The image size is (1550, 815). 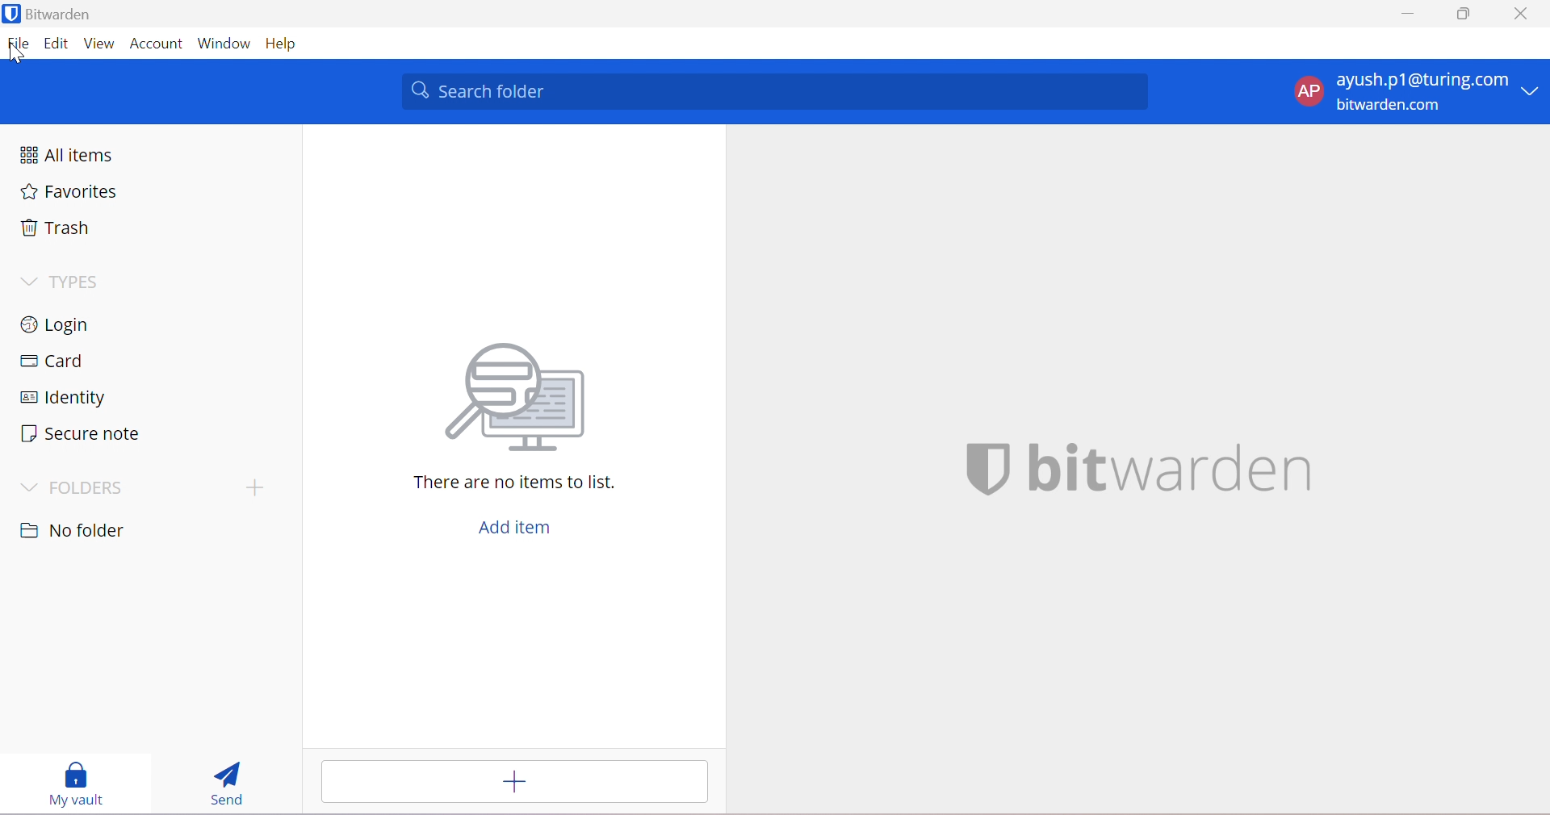 What do you see at coordinates (56, 227) in the screenshot?
I see `Trash` at bounding box center [56, 227].